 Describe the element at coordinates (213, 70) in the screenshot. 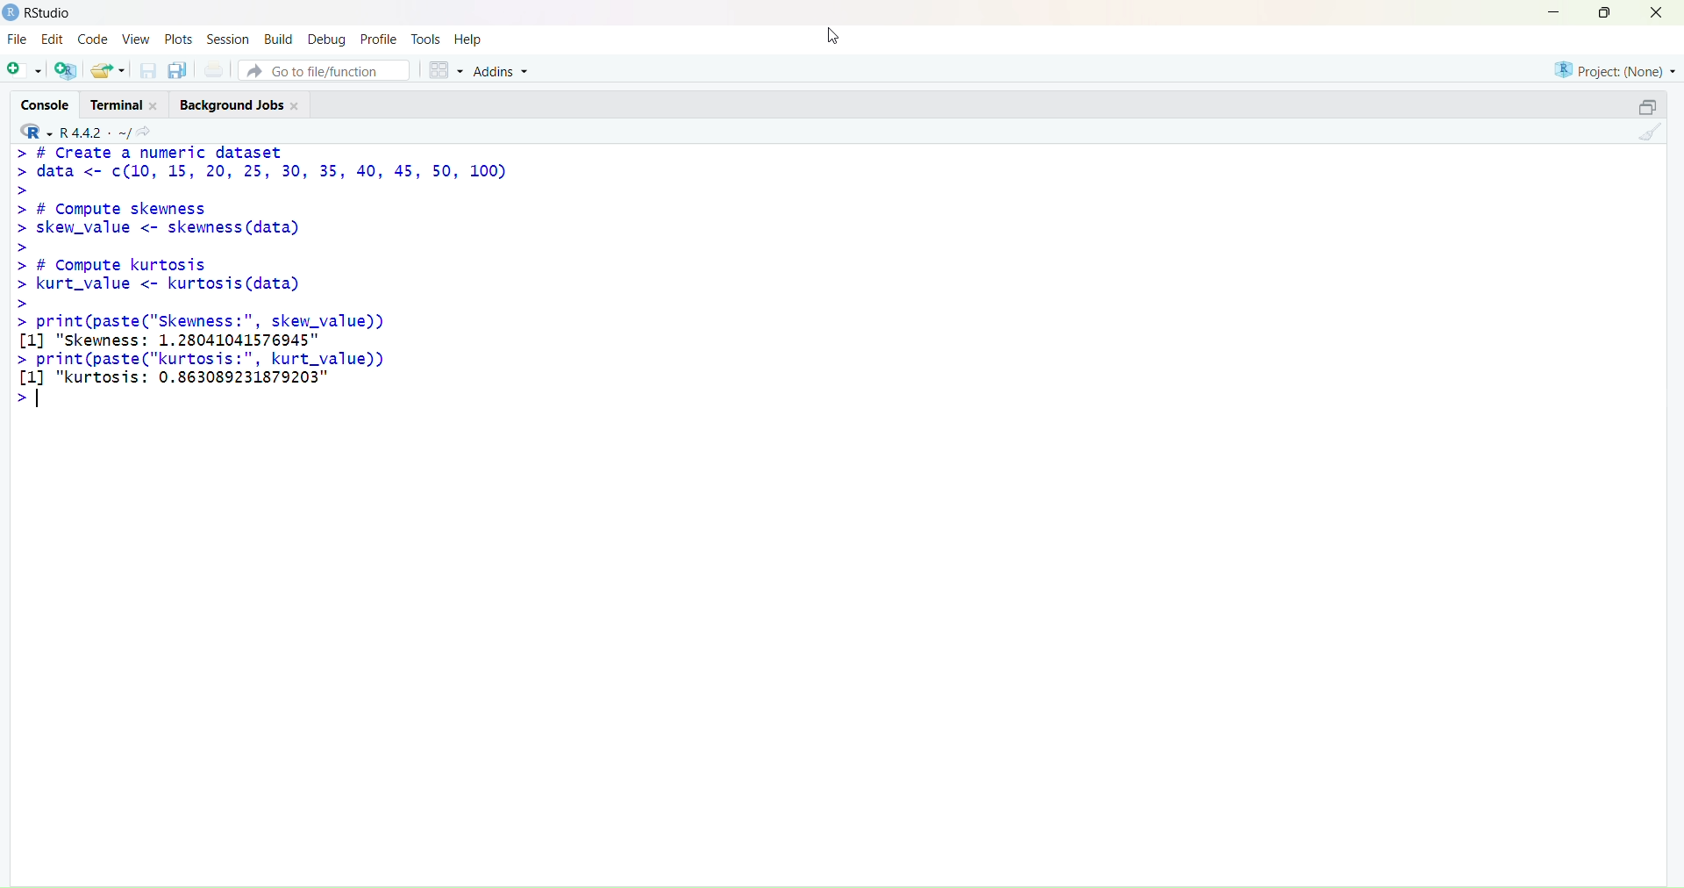

I see `Print the current file` at that location.